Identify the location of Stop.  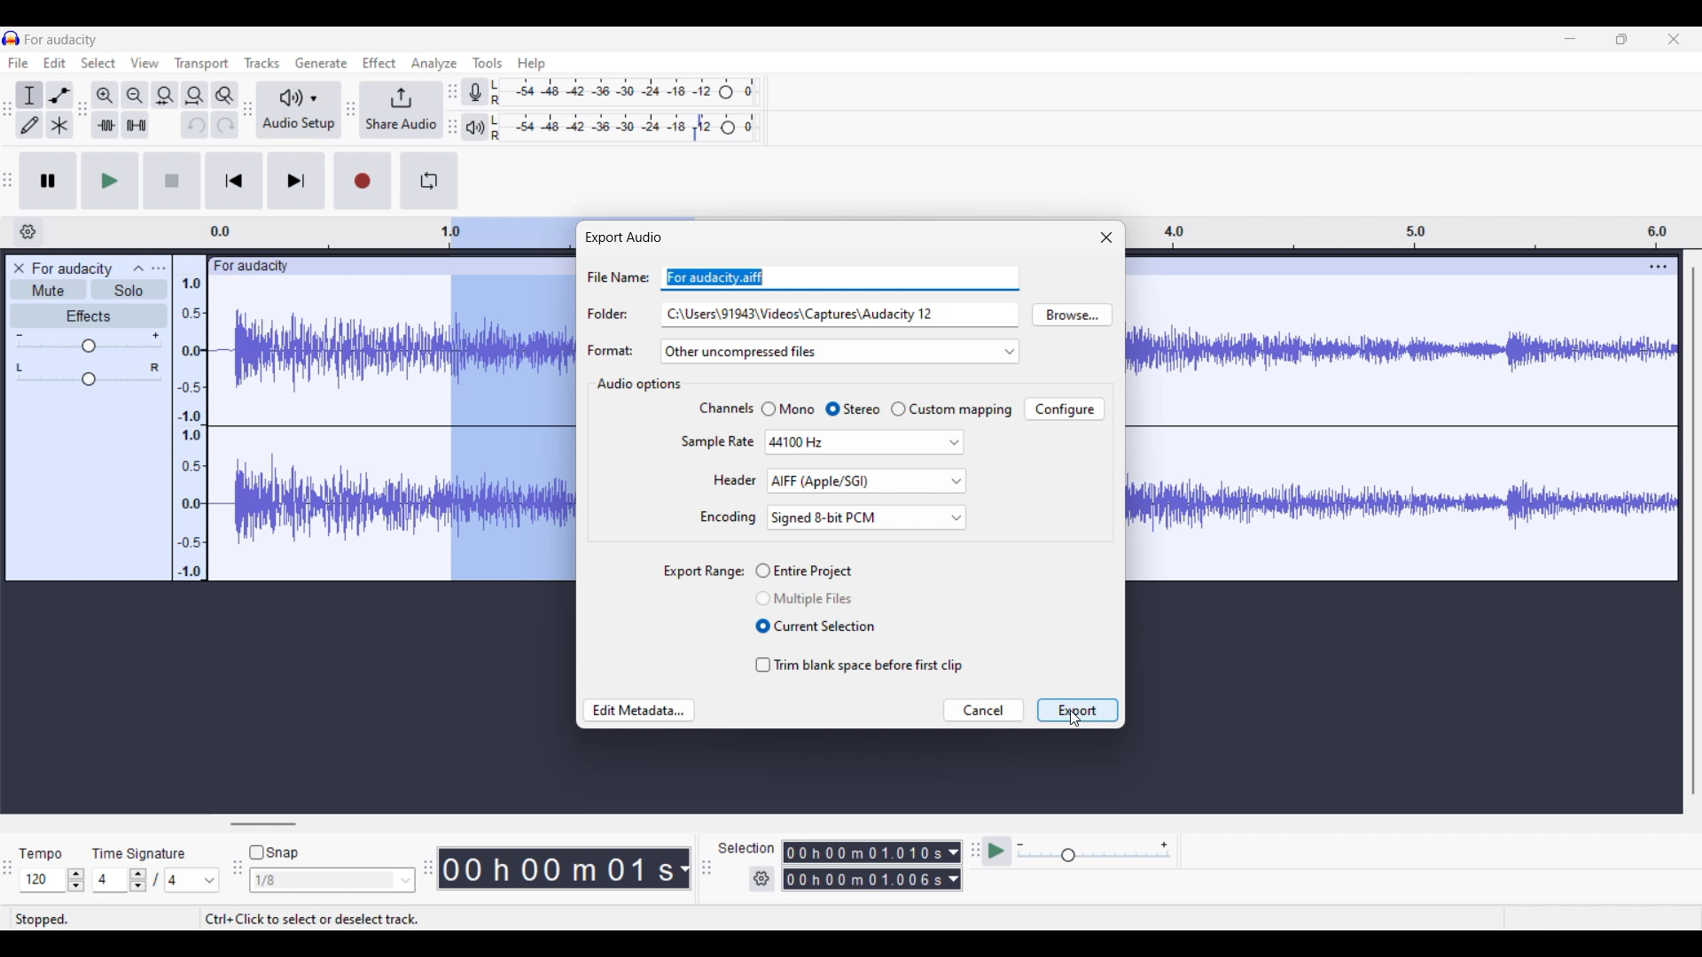
(173, 181).